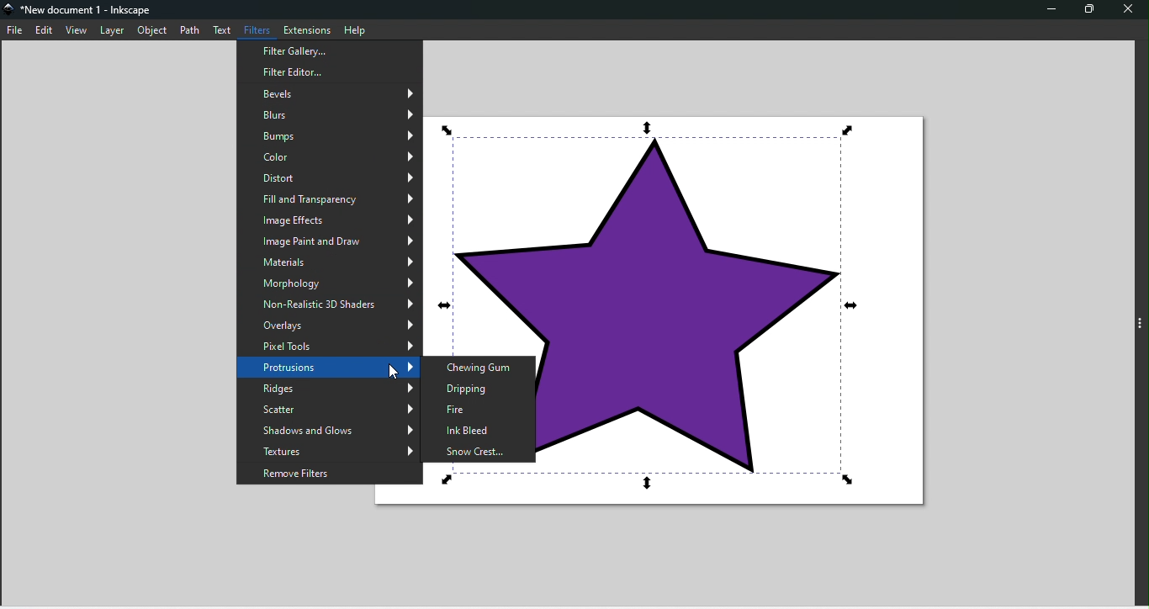  What do you see at coordinates (476, 449) in the screenshot?
I see `Snow Crest` at bounding box center [476, 449].